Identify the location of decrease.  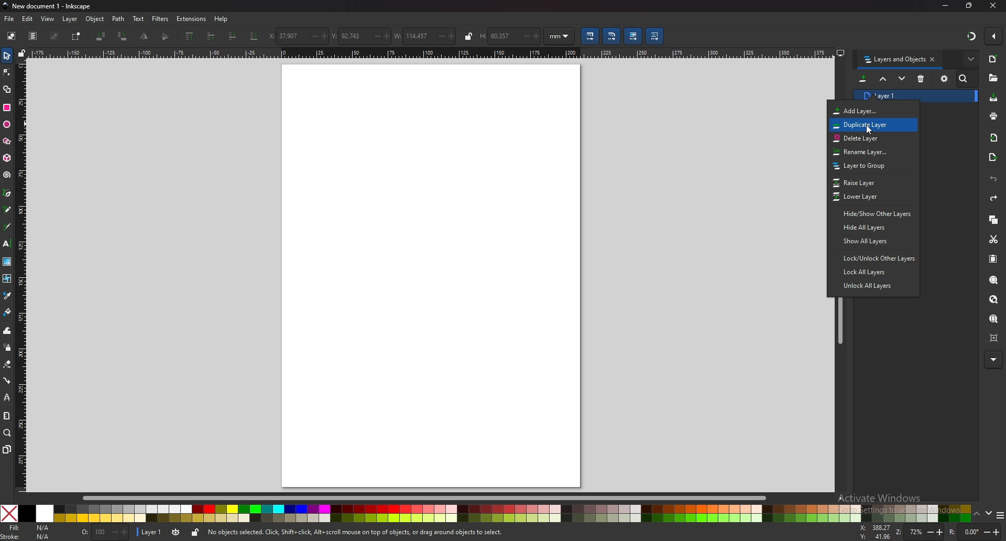
(440, 36).